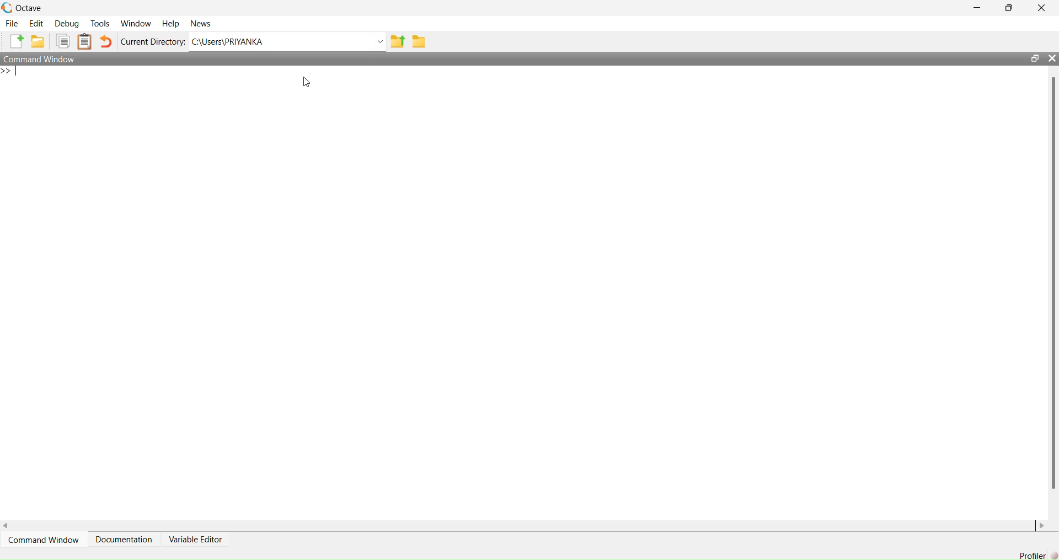 The image size is (1059, 560). Describe the element at coordinates (381, 41) in the screenshot. I see `Drop-down ` at that location.